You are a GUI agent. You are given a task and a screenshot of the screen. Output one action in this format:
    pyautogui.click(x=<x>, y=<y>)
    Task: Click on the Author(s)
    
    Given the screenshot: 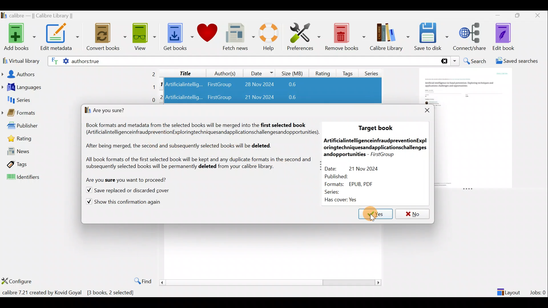 What is the action you would take?
    pyautogui.click(x=222, y=72)
    